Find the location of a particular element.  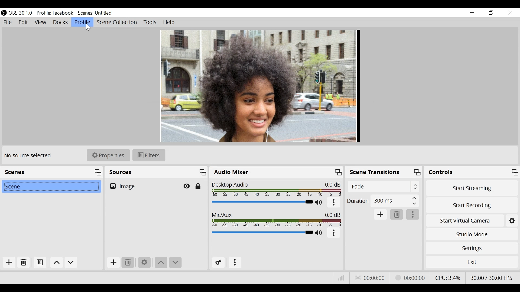

Profile Name is located at coordinates (55, 13).